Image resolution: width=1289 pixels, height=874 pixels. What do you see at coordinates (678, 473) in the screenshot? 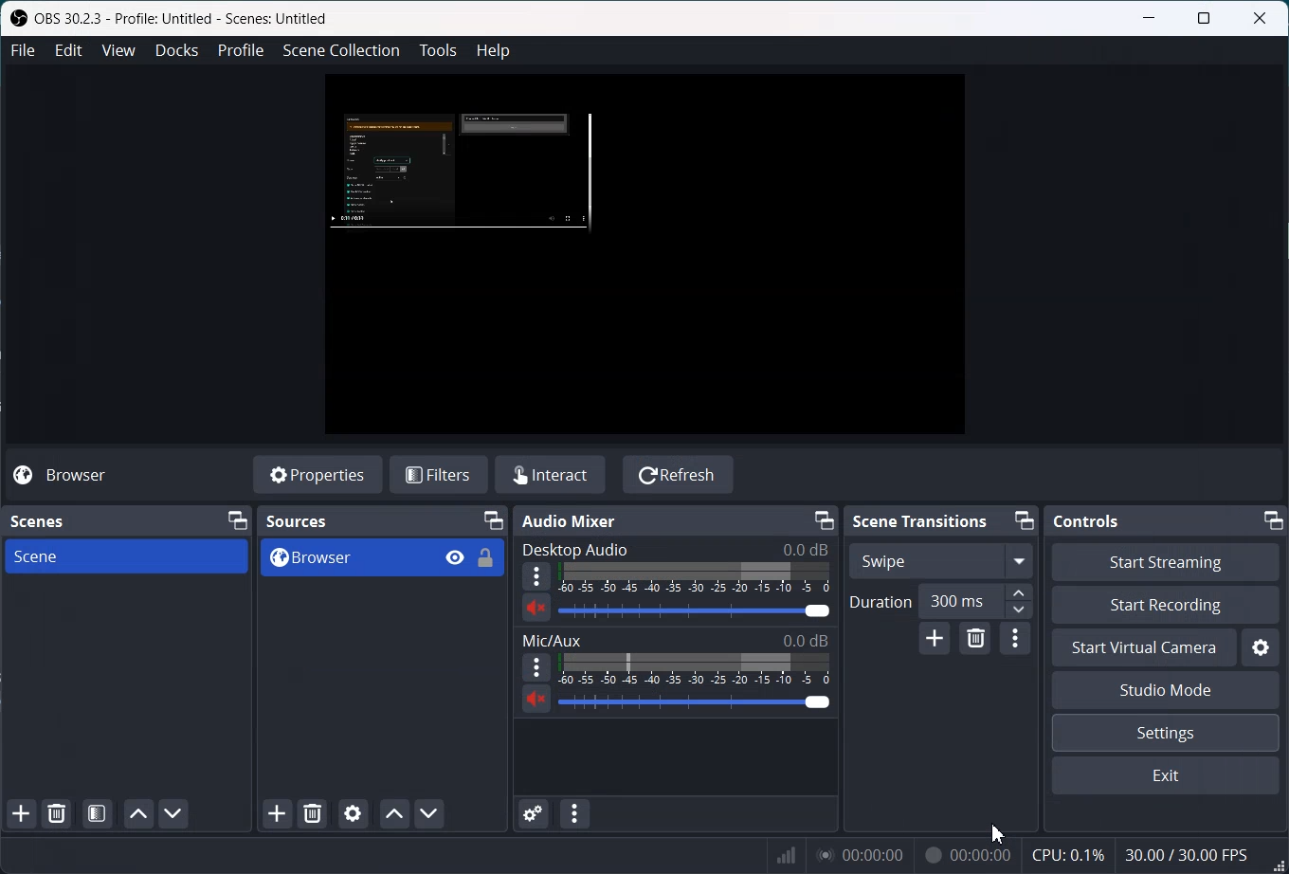
I see `Refresh` at bounding box center [678, 473].